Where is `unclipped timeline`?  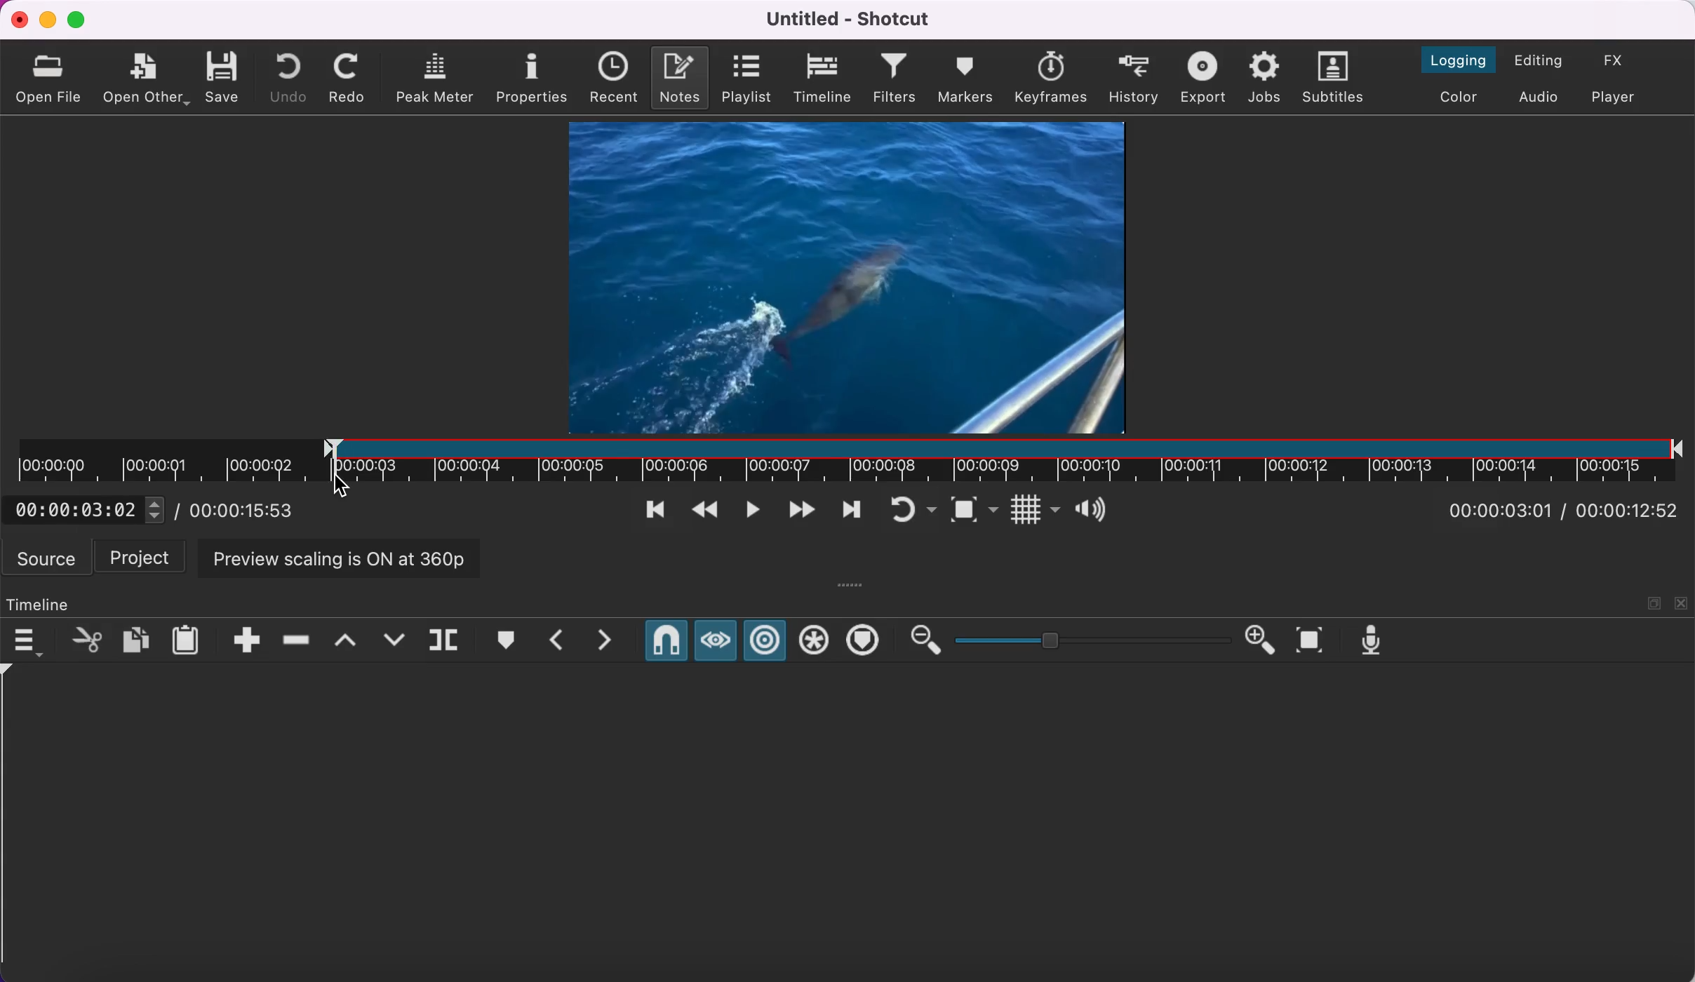
unclipped timeline is located at coordinates (163, 461).